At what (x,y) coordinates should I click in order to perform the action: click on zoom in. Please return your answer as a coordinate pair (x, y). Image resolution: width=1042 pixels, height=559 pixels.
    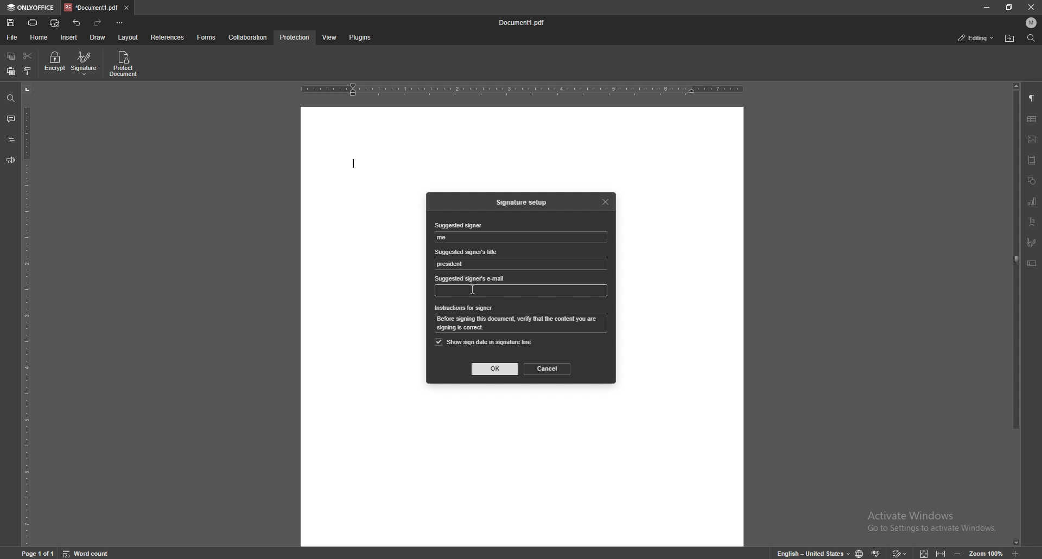
    Looking at the image, I should click on (1025, 554).